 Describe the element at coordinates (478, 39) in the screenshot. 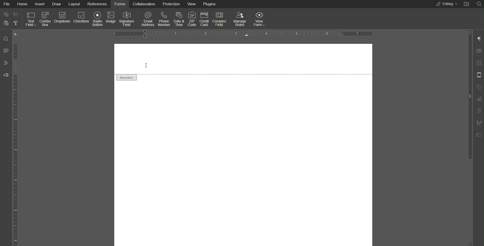

I see `Paragraph Settings` at that location.